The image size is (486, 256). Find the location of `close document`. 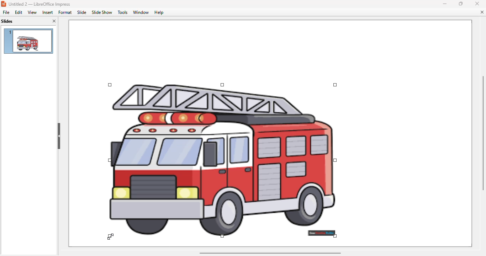

close document is located at coordinates (483, 12).